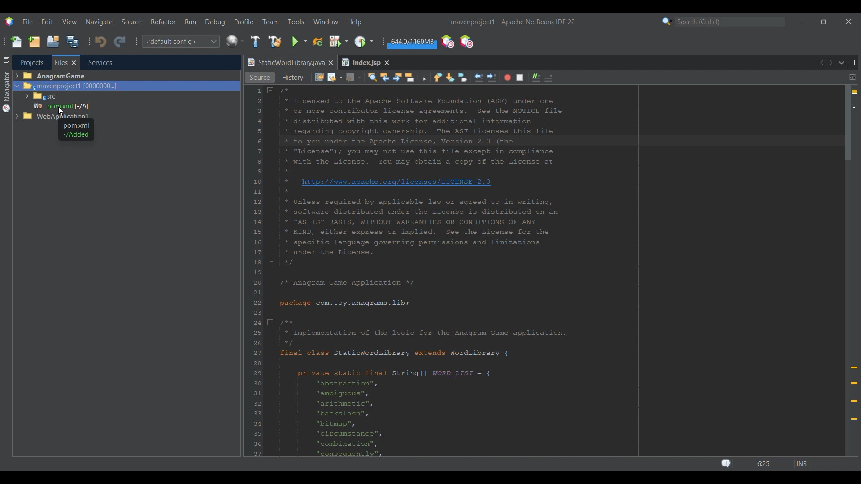 The image size is (861, 484). What do you see at coordinates (76, 130) in the screenshot?
I see `Description of selected file` at bounding box center [76, 130].